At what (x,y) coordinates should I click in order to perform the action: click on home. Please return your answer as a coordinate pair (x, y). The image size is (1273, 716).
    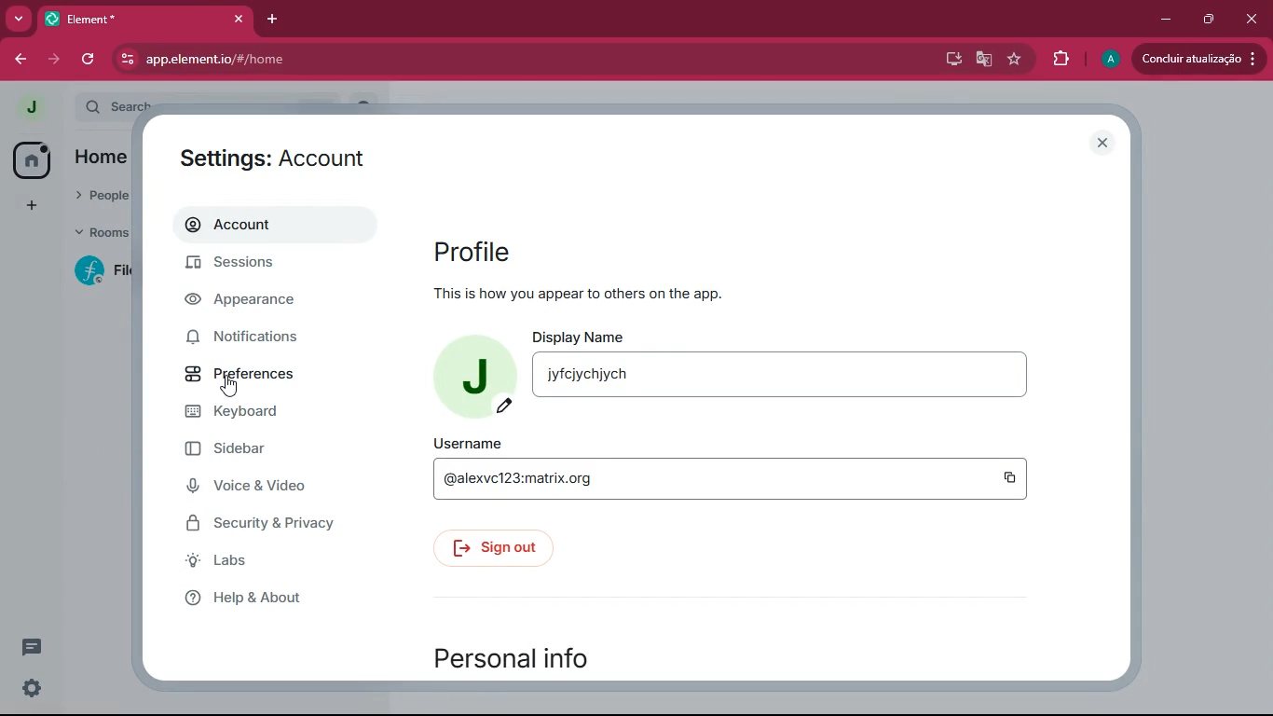
    Looking at the image, I should click on (100, 159).